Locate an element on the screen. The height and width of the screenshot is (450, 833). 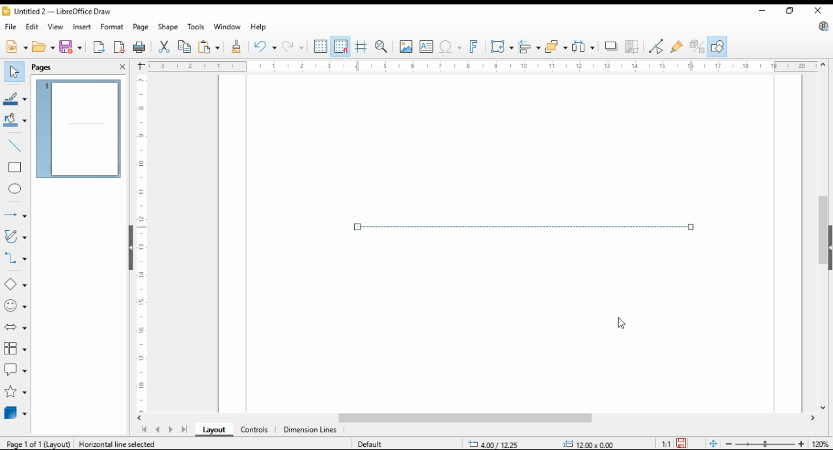
3D objects is located at coordinates (16, 412).